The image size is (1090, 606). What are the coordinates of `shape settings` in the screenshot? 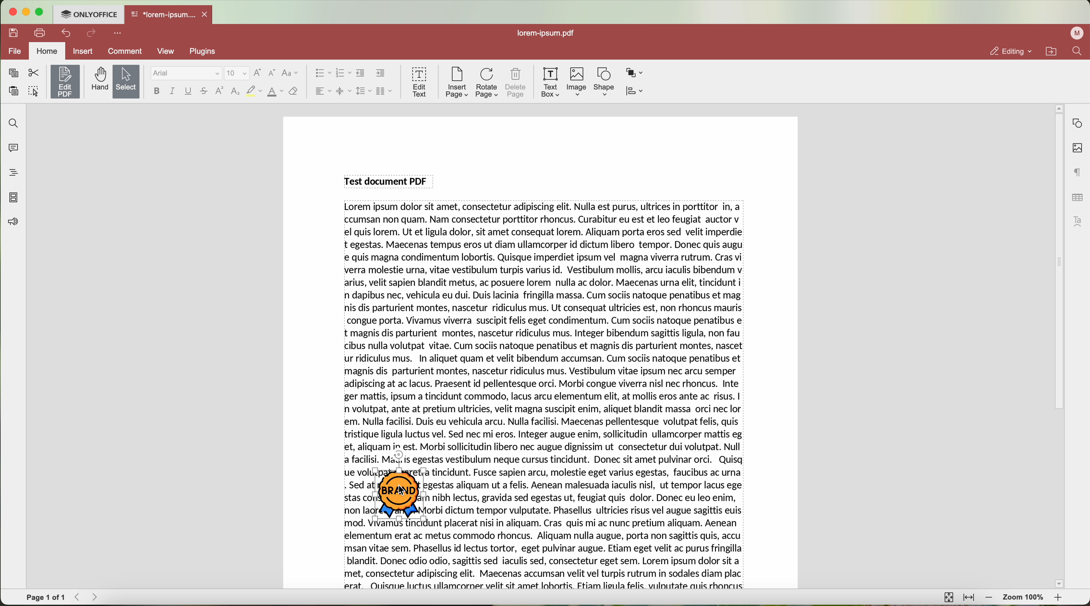 It's located at (1077, 123).